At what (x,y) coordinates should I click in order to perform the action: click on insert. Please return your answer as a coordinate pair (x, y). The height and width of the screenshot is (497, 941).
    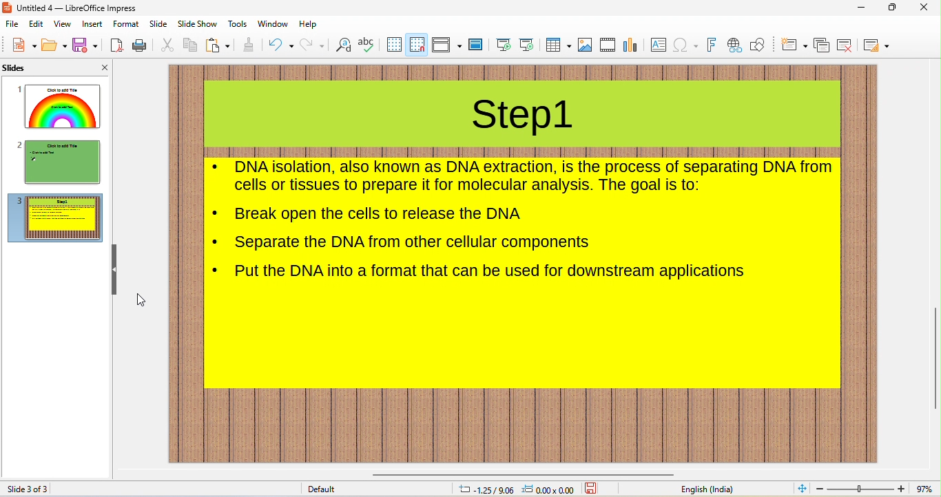
    Looking at the image, I should click on (93, 25).